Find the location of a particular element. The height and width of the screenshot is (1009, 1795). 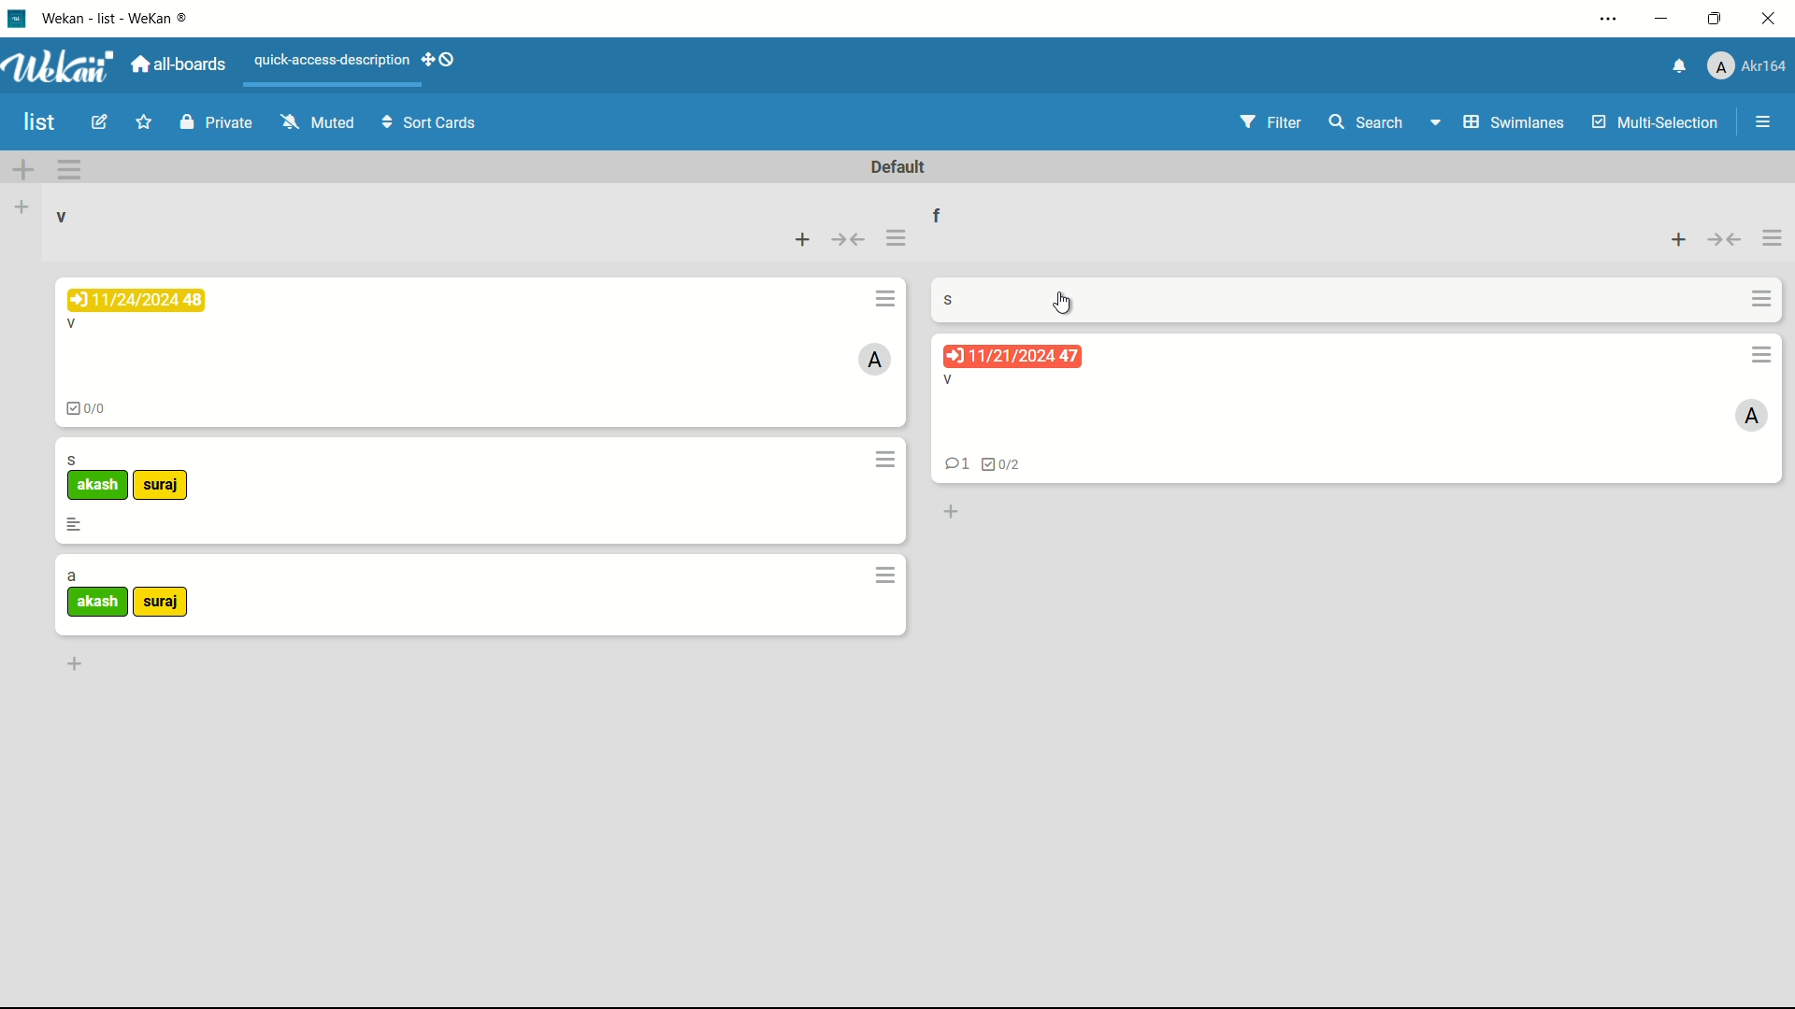

card name is located at coordinates (72, 577).